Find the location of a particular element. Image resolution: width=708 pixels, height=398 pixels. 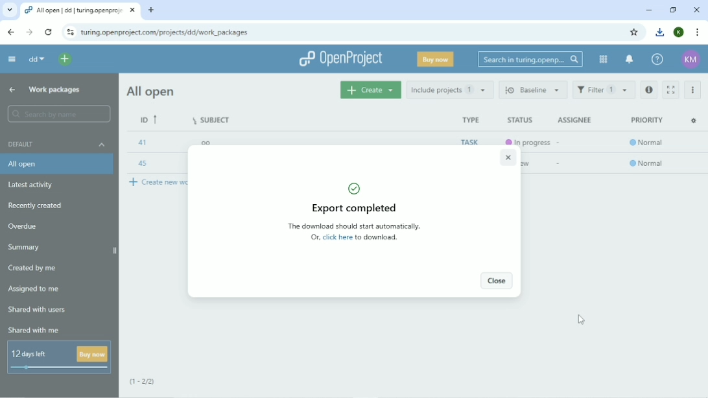

Back is located at coordinates (10, 32).